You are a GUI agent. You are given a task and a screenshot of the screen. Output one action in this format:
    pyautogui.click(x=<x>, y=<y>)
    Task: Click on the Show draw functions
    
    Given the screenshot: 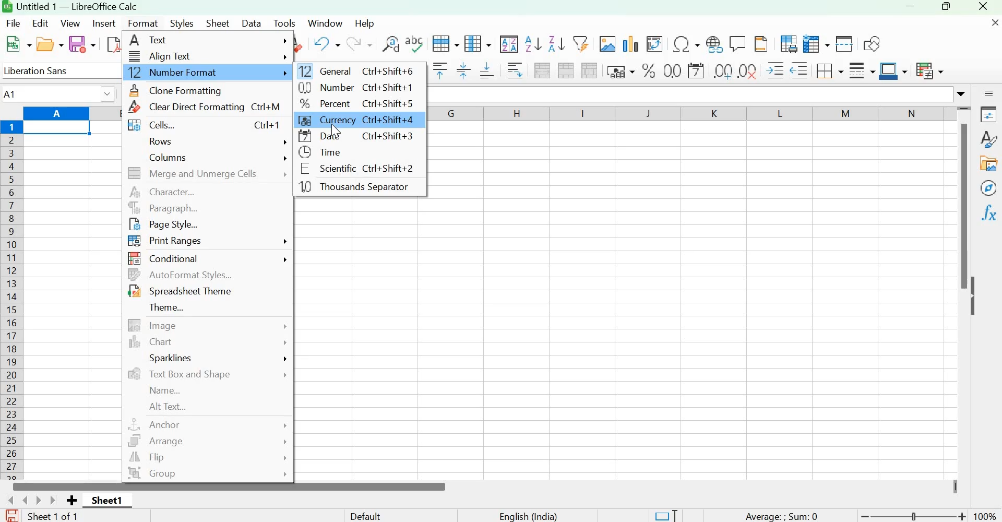 What is the action you would take?
    pyautogui.click(x=871, y=42)
    